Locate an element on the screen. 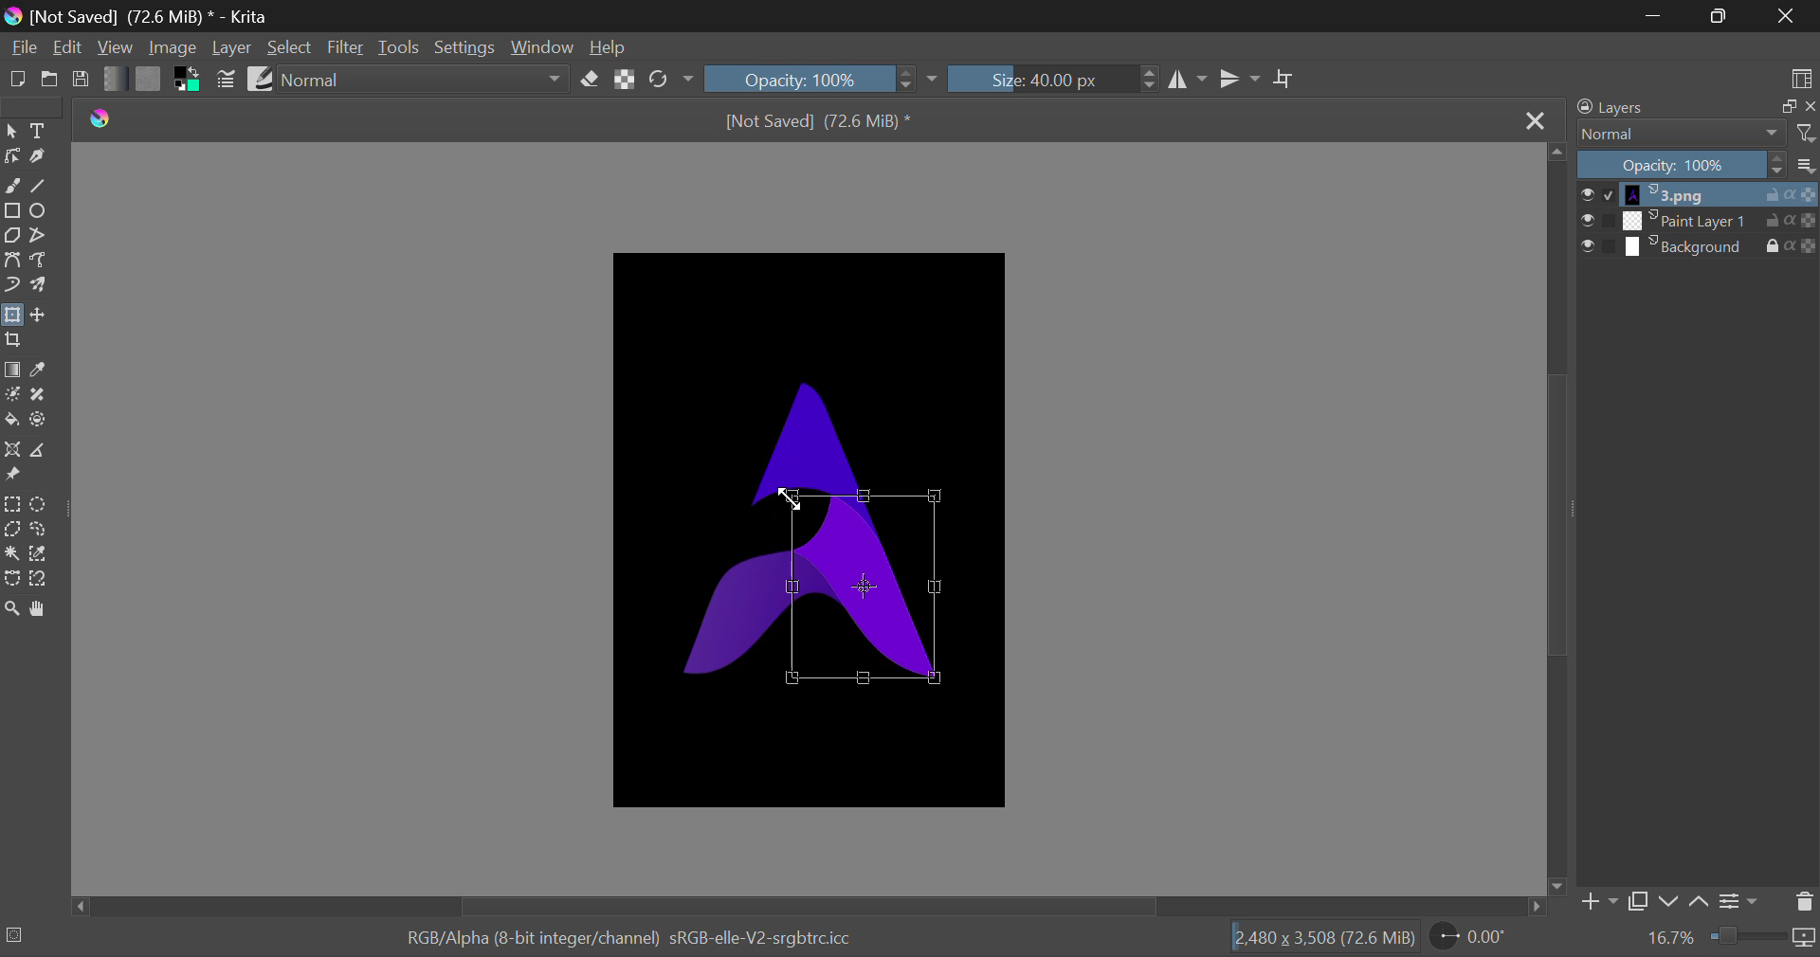 The width and height of the screenshot is (1820, 957). Similar Color Selection is located at coordinates (39, 553).